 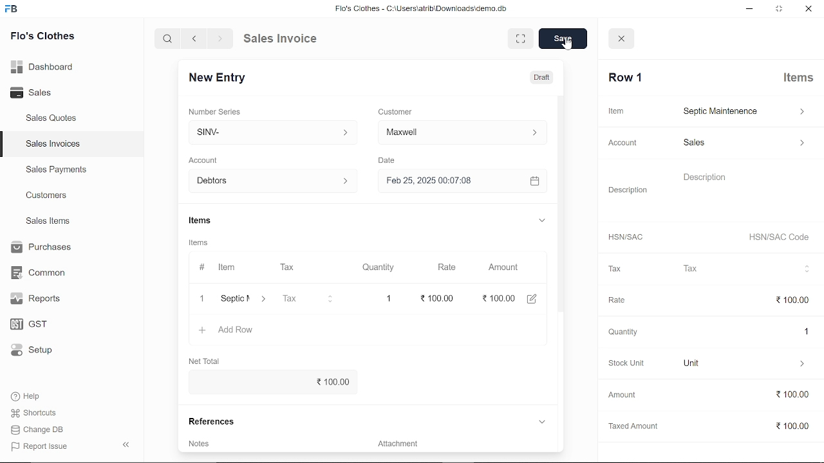 What do you see at coordinates (566, 45) in the screenshot?
I see `cursor` at bounding box center [566, 45].